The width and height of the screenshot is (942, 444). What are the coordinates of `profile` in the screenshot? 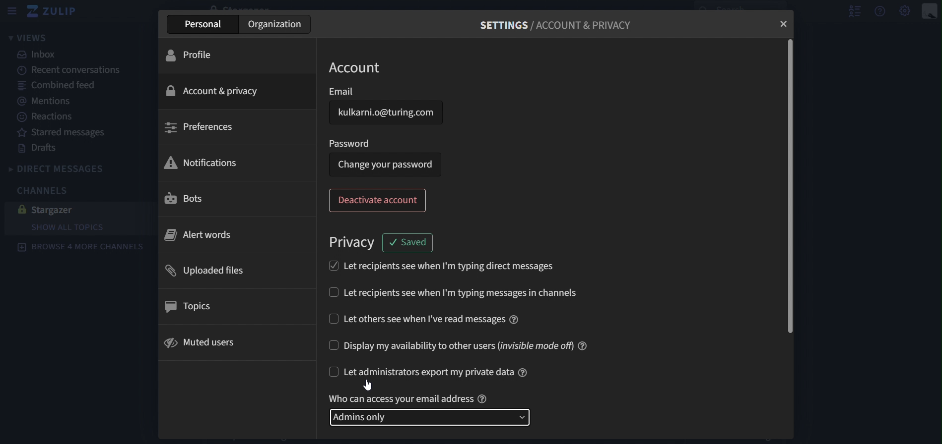 It's located at (190, 57).